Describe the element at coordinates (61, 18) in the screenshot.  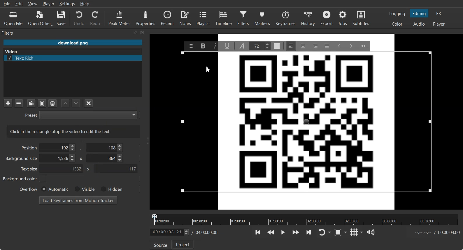
I see `Save` at that location.